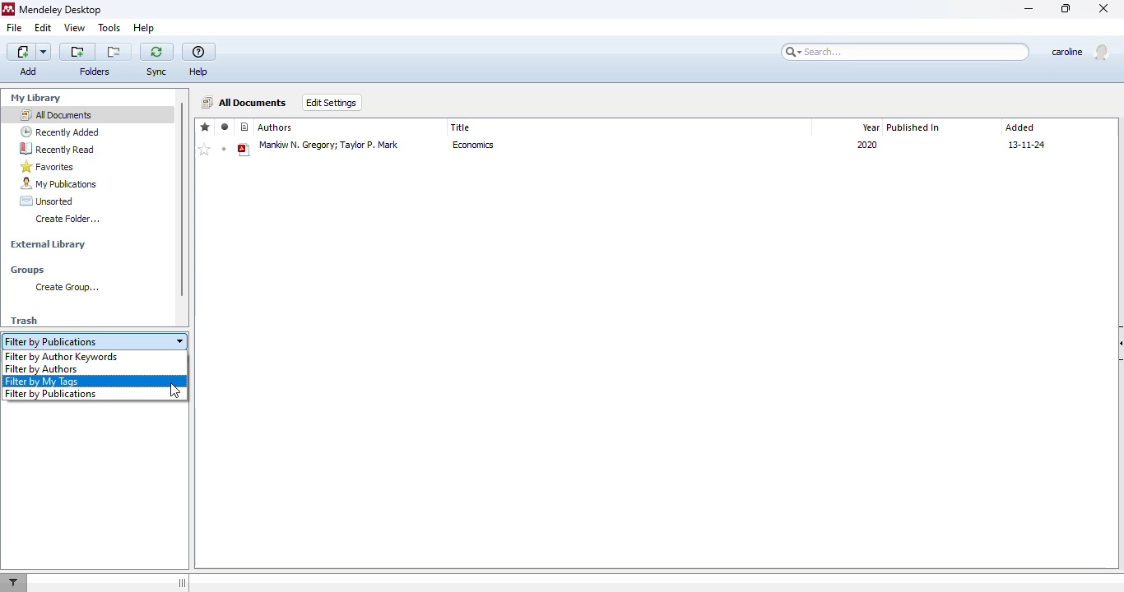 The height and width of the screenshot is (592, 1124). What do you see at coordinates (156, 52) in the screenshot?
I see `sync` at bounding box center [156, 52].